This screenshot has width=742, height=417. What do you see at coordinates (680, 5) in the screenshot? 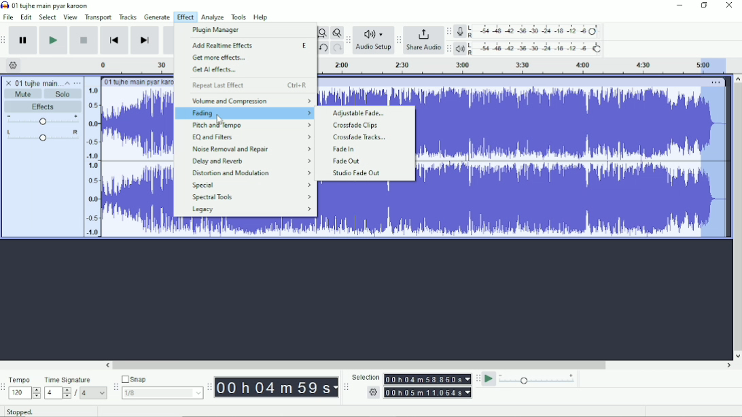
I see `Minimize` at bounding box center [680, 5].